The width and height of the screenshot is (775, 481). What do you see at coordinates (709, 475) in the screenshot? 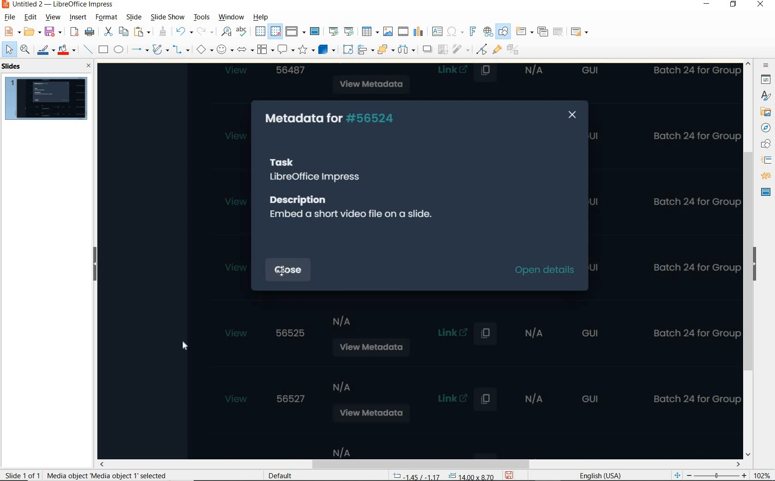
I see `ZOOM OUT OR ZOOM IN` at bounding box center [709, 475].